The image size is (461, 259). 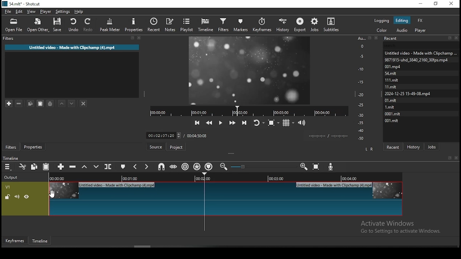 I want to click on files, so click(x=416, y=59).